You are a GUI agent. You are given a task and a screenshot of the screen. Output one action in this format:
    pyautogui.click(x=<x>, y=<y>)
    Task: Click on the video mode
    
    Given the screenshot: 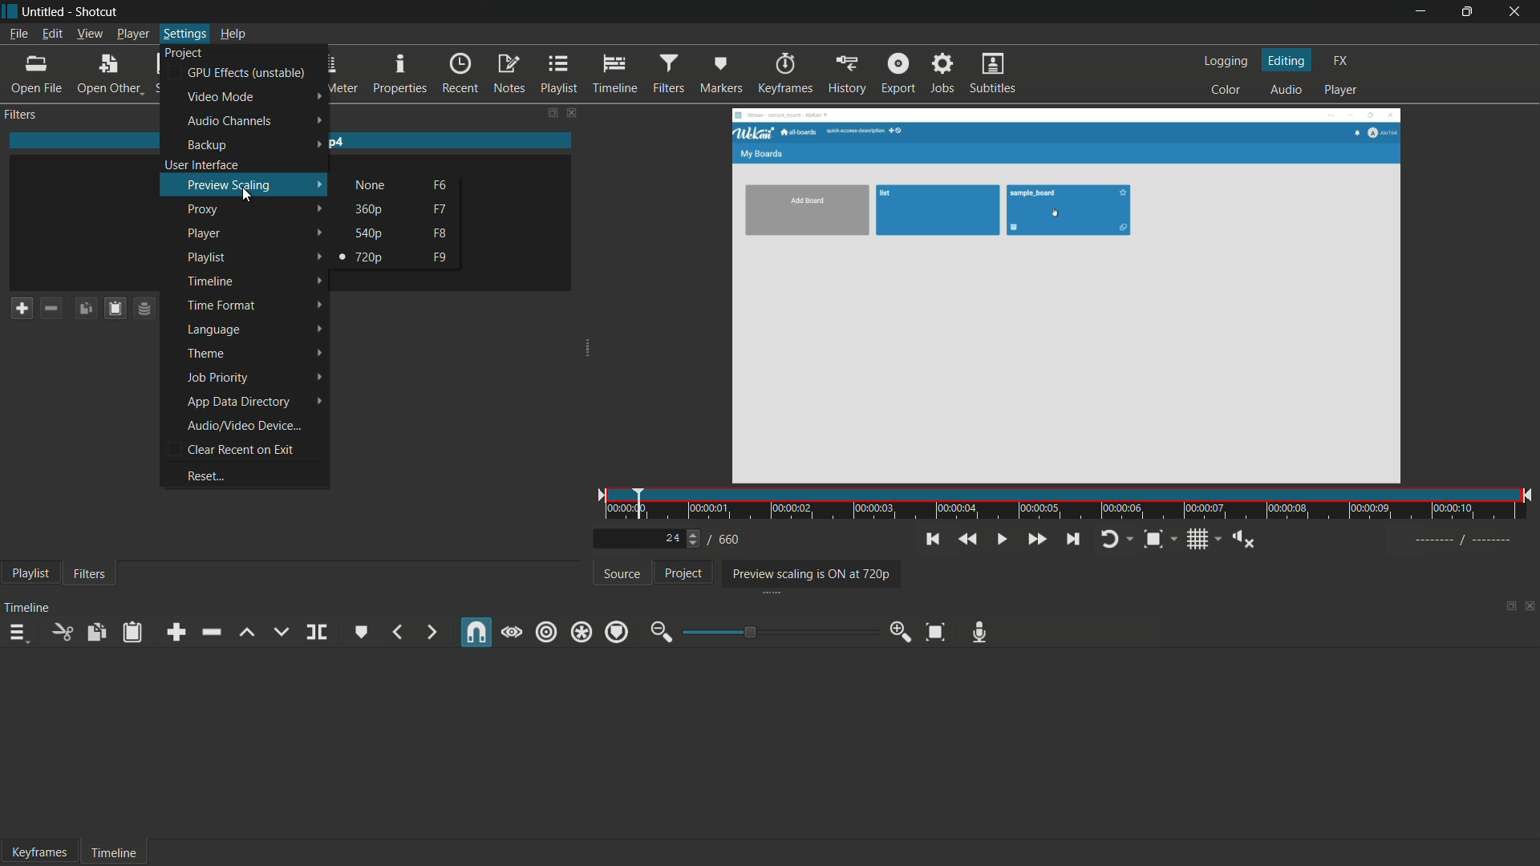 What is the action you would take?
    pyautogui.click(x=220, y=96)
    